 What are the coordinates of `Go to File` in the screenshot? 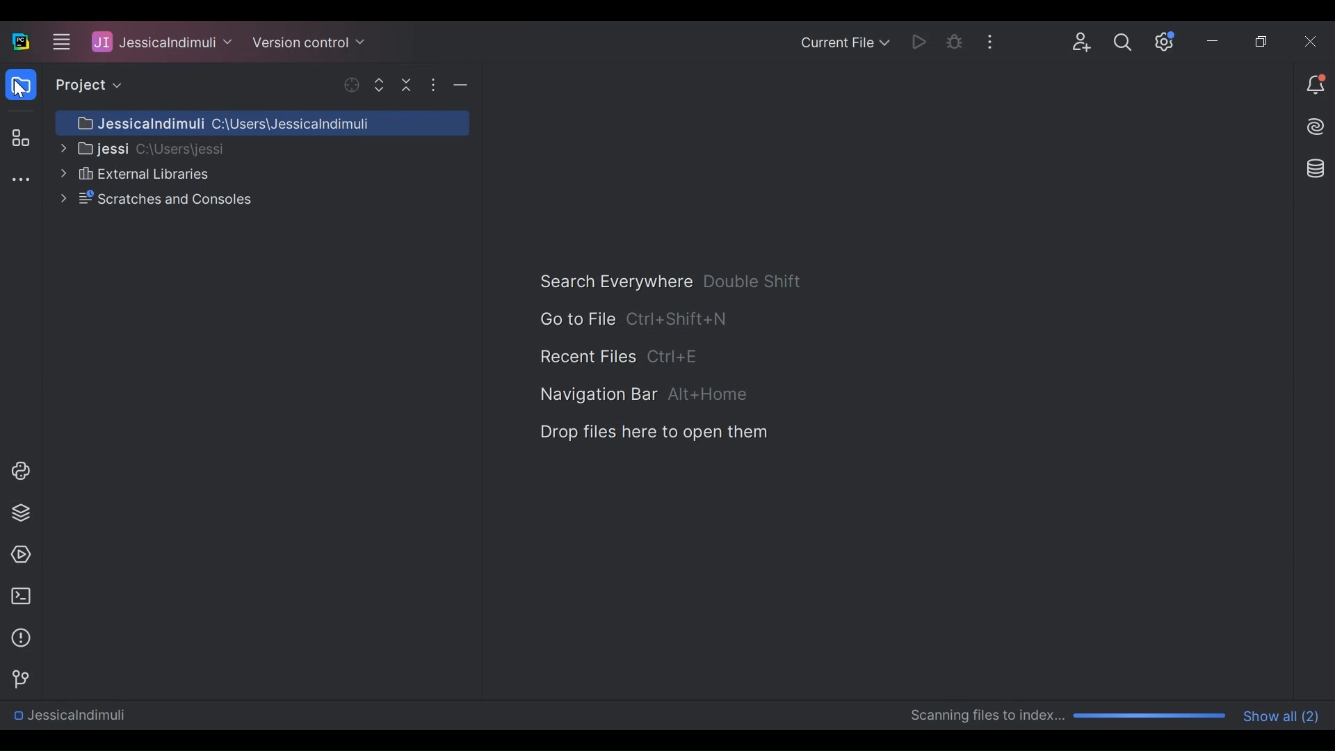 It's located at (633, 320).